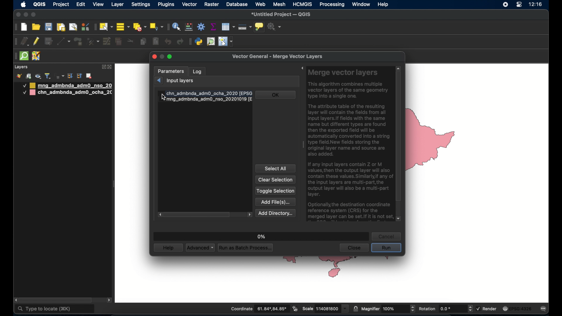  What do you see at coordinates (276, 213) in the screenshot?
I see `add directory` at bounding box center [276, 213].